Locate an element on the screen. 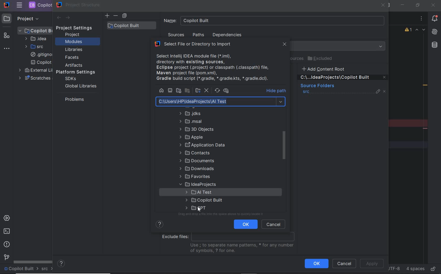 Image resolution: width=441 pixels, height=274 pixels. Name is located at coordinates (274, 20).